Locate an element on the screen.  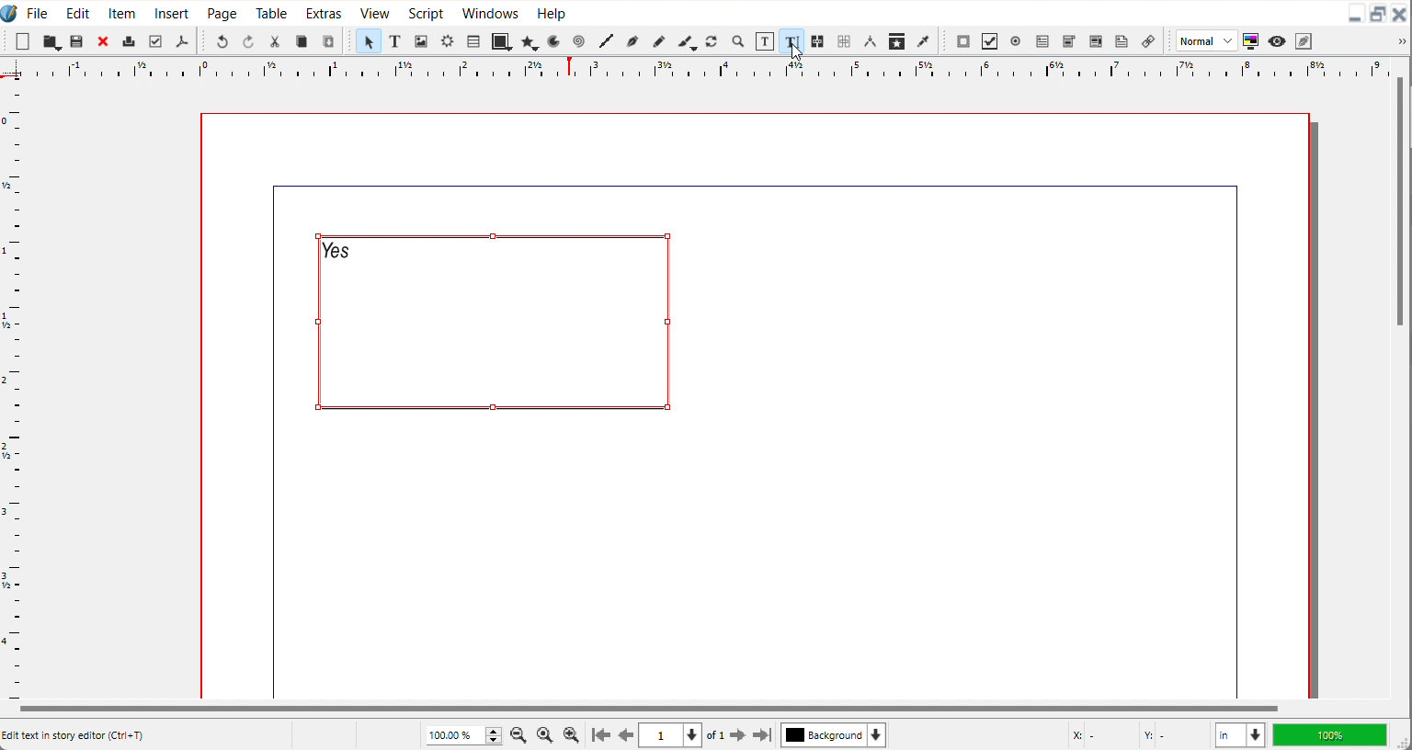
Text Frame is located at coordinates (395, 40).